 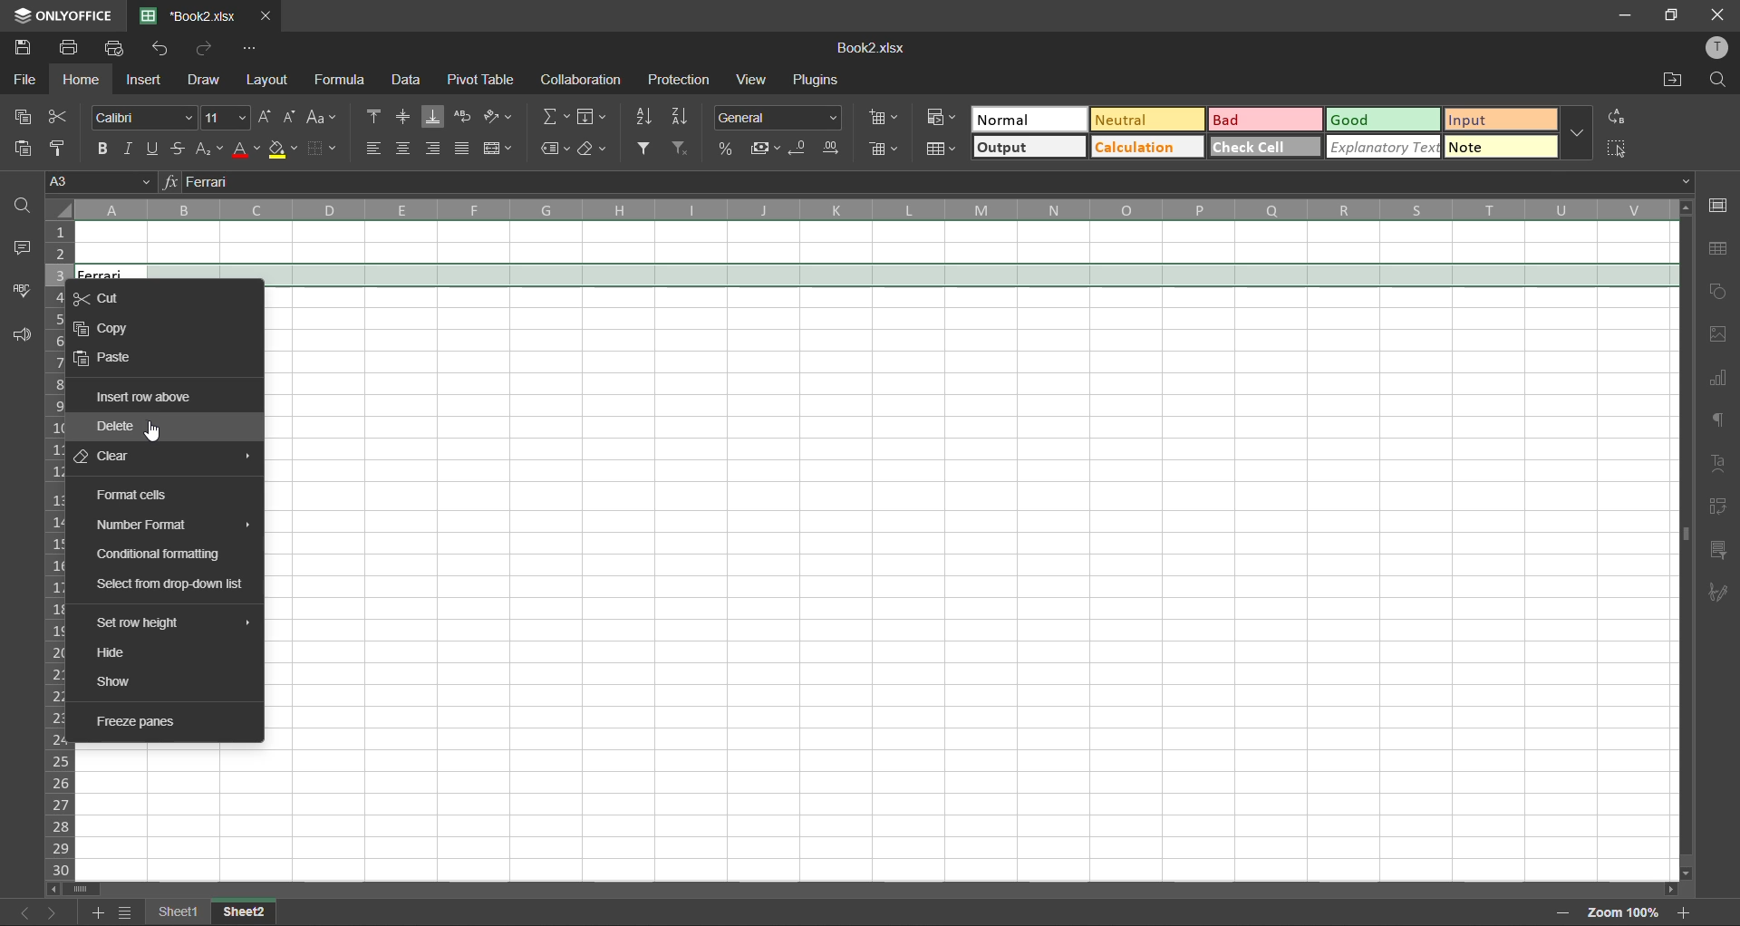 I want to click on pivot table, so click(x=487, y=80).